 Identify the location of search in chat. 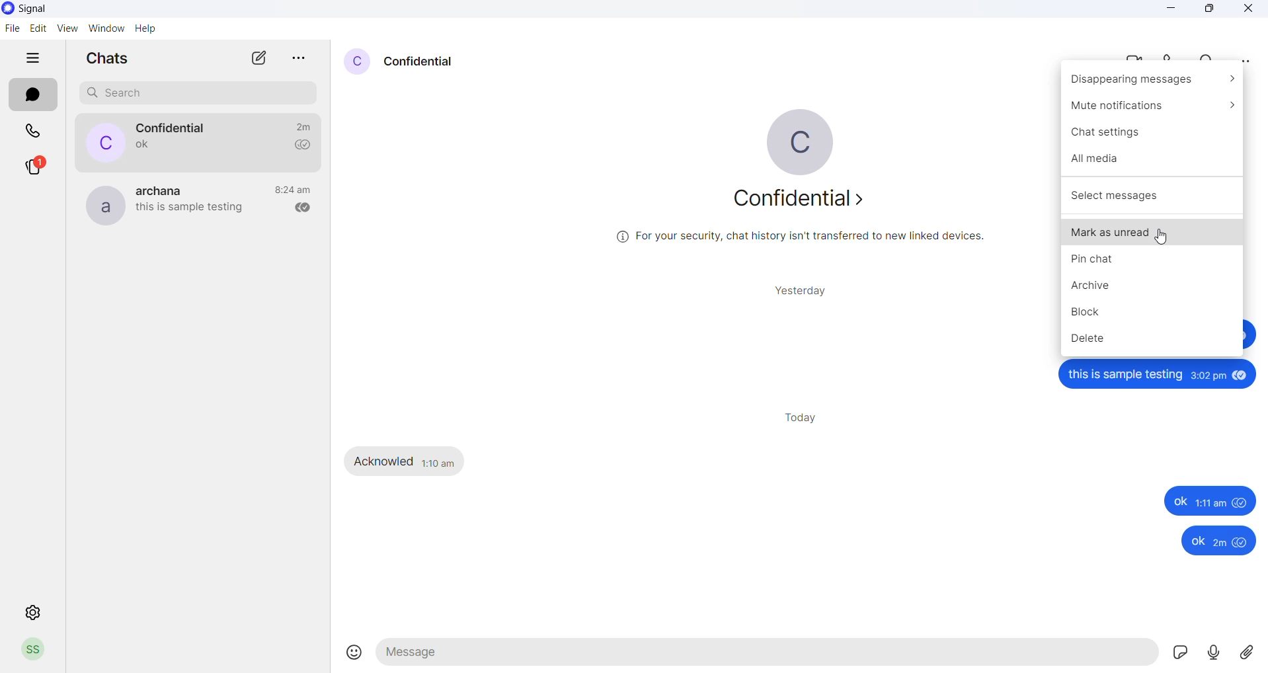
(1205, 56).